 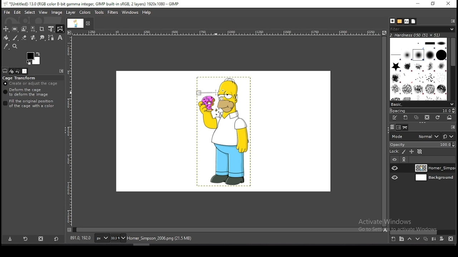 What do you see at coordinates (384, 131) in the screenshot?
I see `scroll bar` at bounding box center [384, 131].